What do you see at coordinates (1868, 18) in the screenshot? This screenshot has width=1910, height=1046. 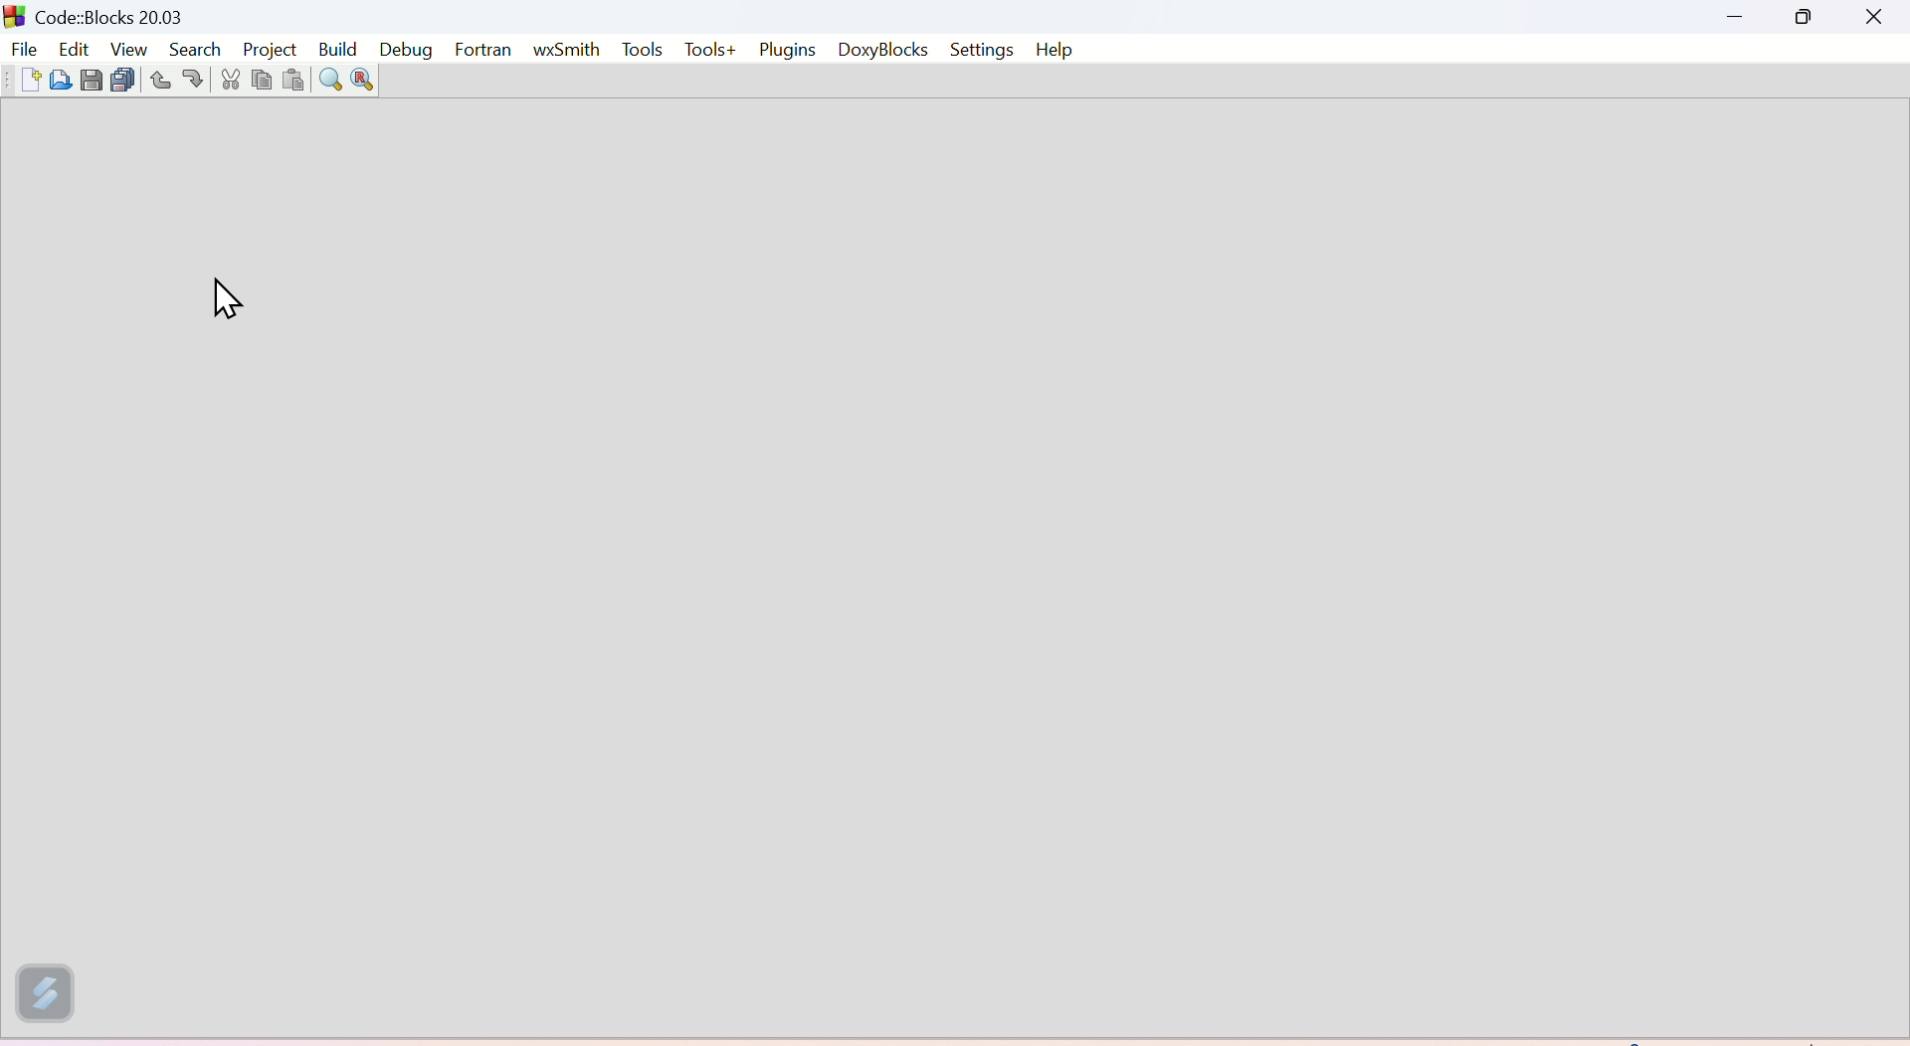 I see `Close` at bounding box center [1868, 18].